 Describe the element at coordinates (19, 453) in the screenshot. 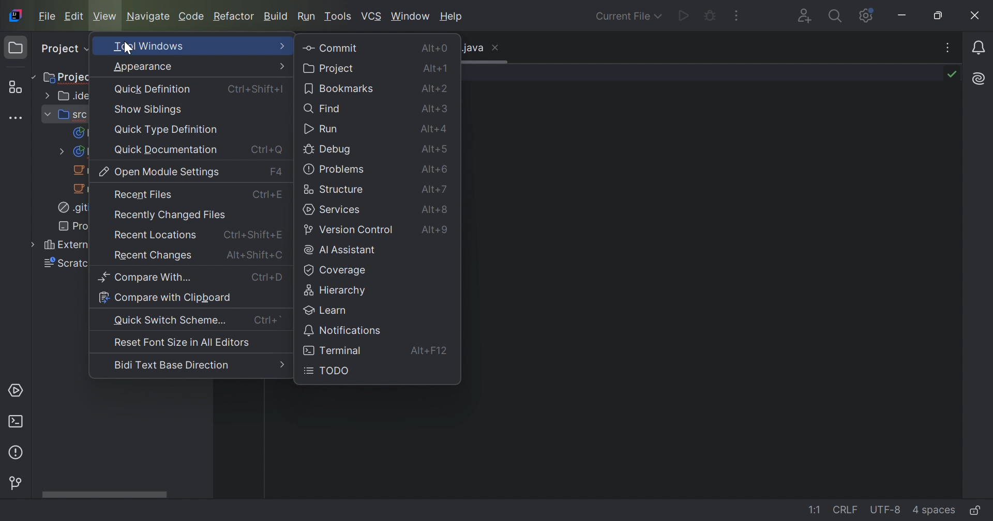

I see `Problems` at that location.